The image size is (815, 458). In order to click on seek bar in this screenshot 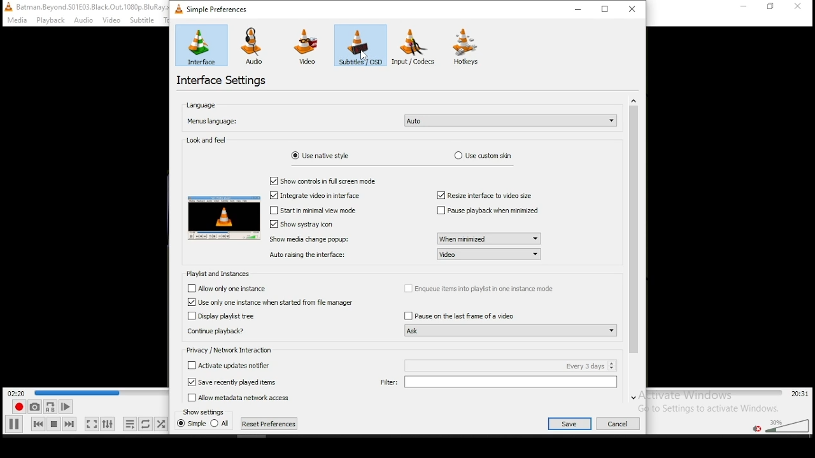, I will do `click(101, 392)`.